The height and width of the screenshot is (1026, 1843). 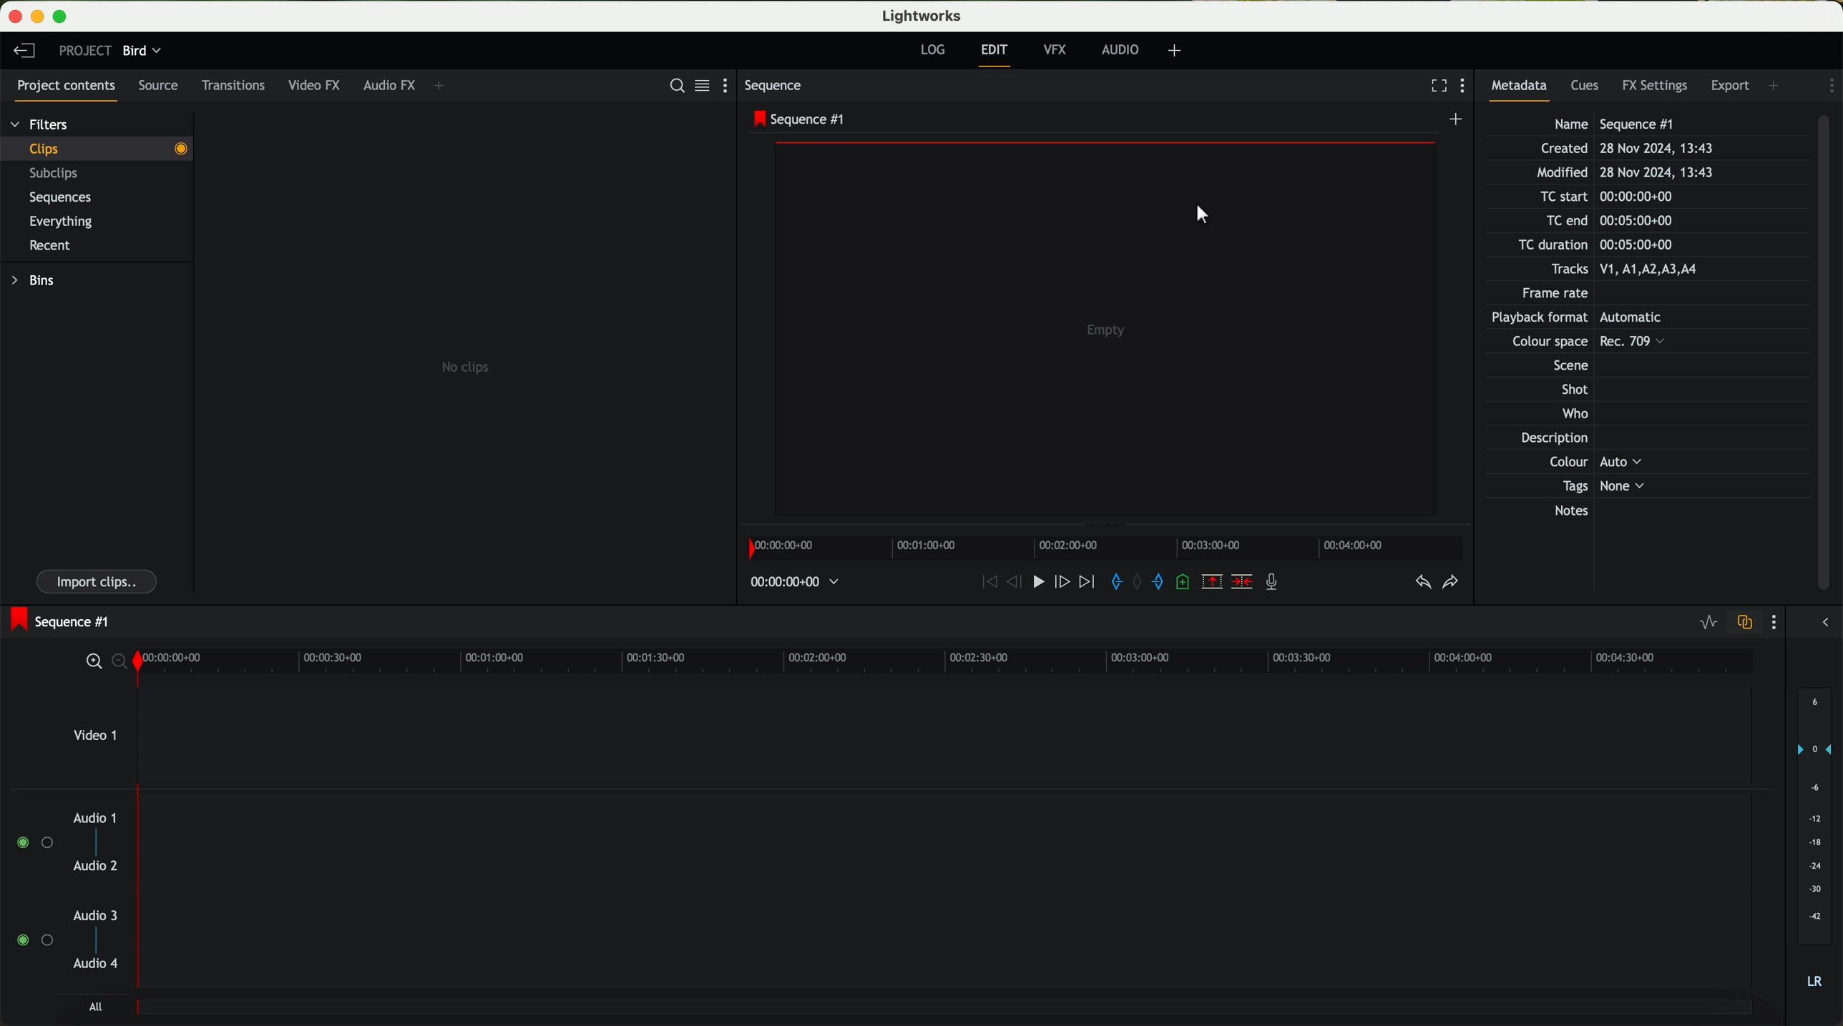 I want to click on Tracks, so click(x=1637, y=268).